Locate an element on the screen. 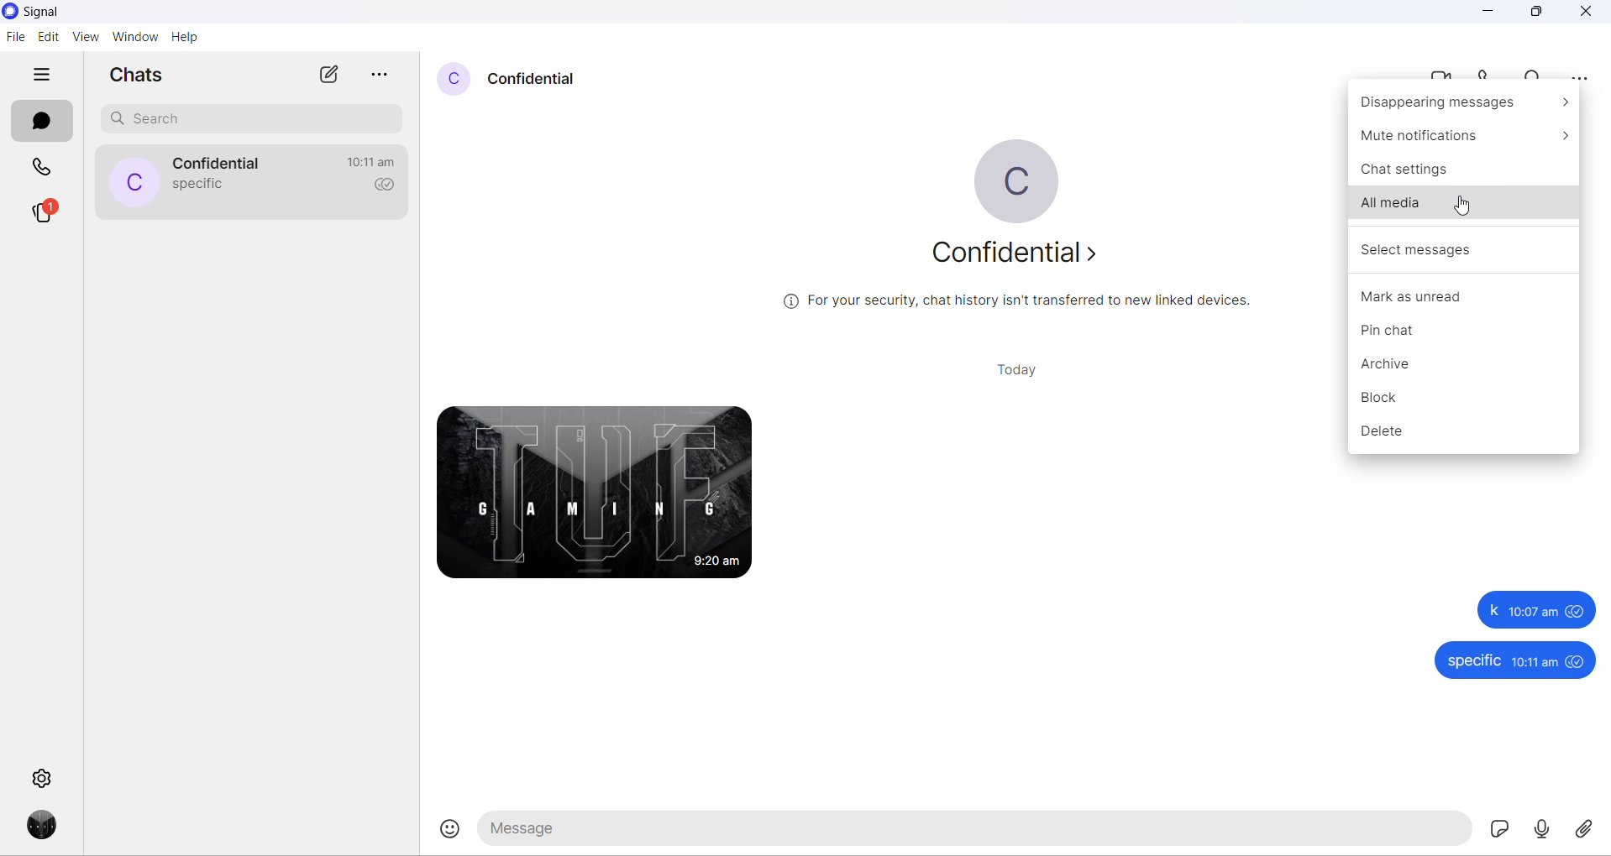 This screenshot has height=856, width=1611. read recipient is located at coordinates (382, 191).